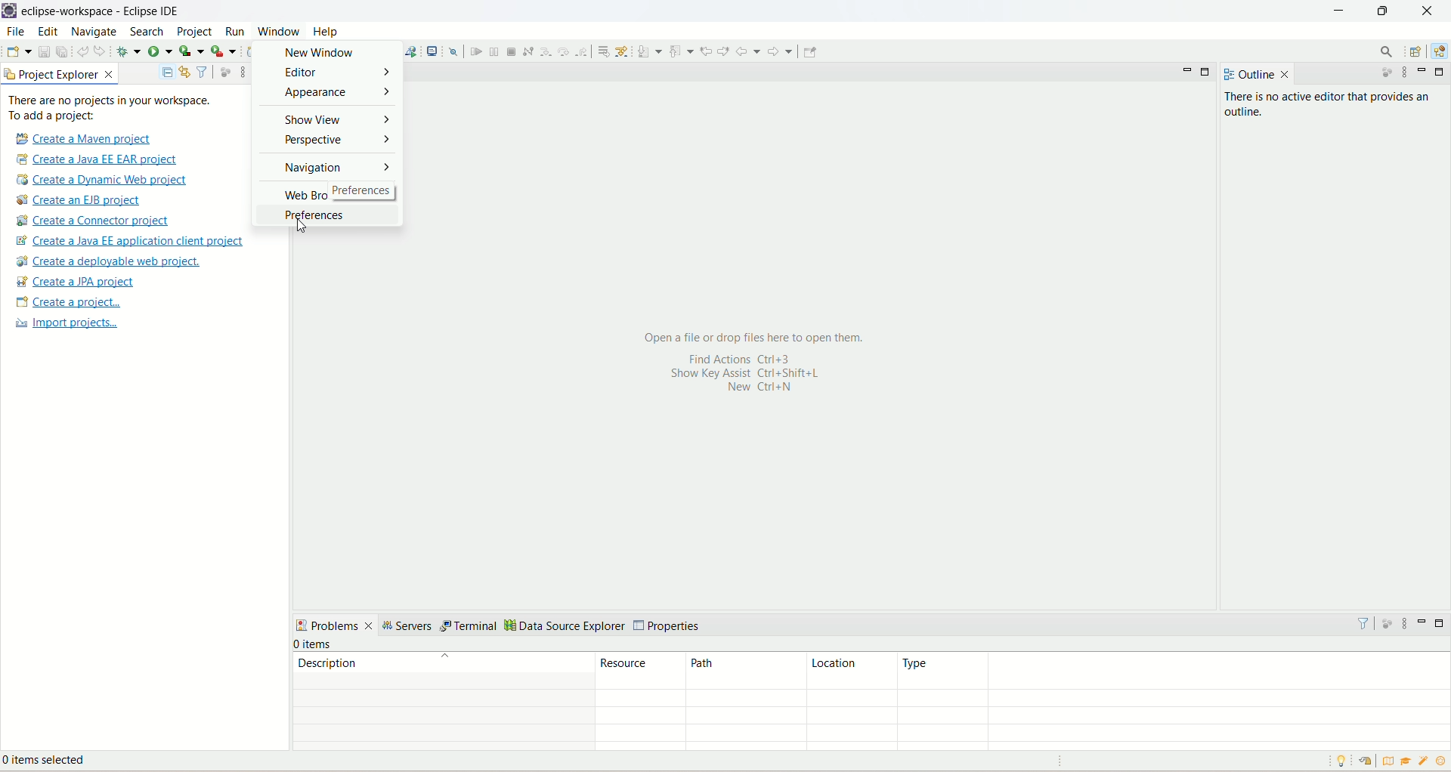 The width and height of the screenshot is (1451, 772). What do you see at coordinates (1385, 52) in the screenshot?
I see `access commands and other items` at bounding box center [1385, 52].